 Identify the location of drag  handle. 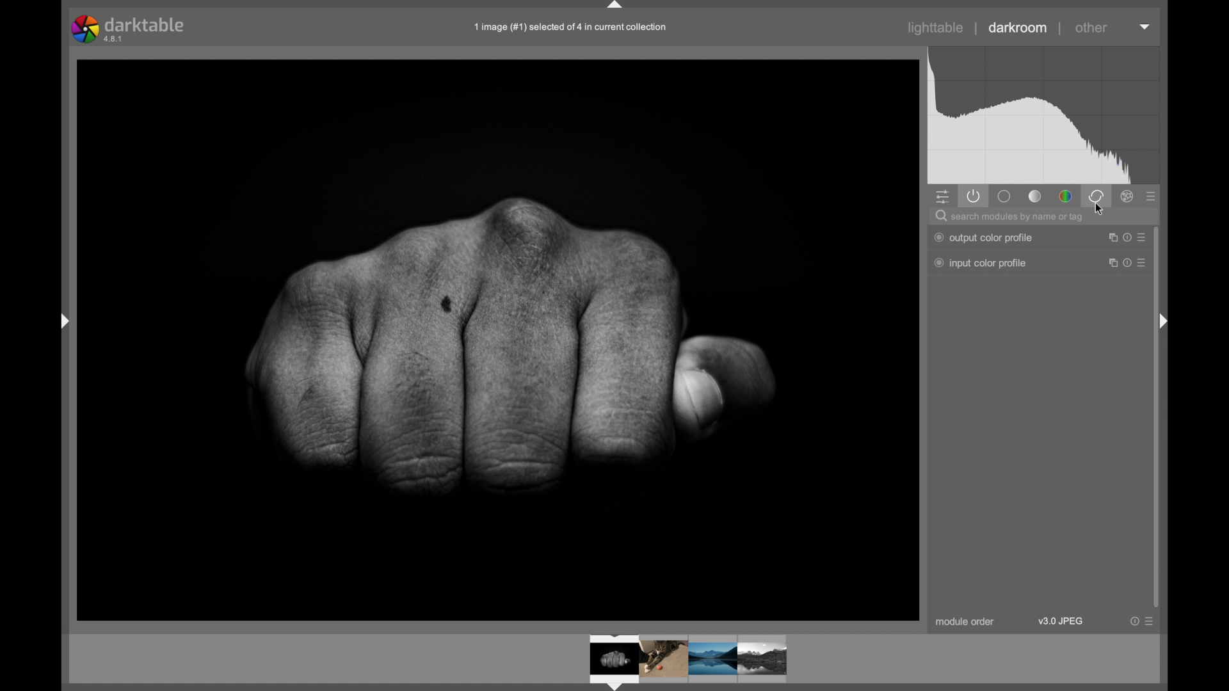
(1164, 320).